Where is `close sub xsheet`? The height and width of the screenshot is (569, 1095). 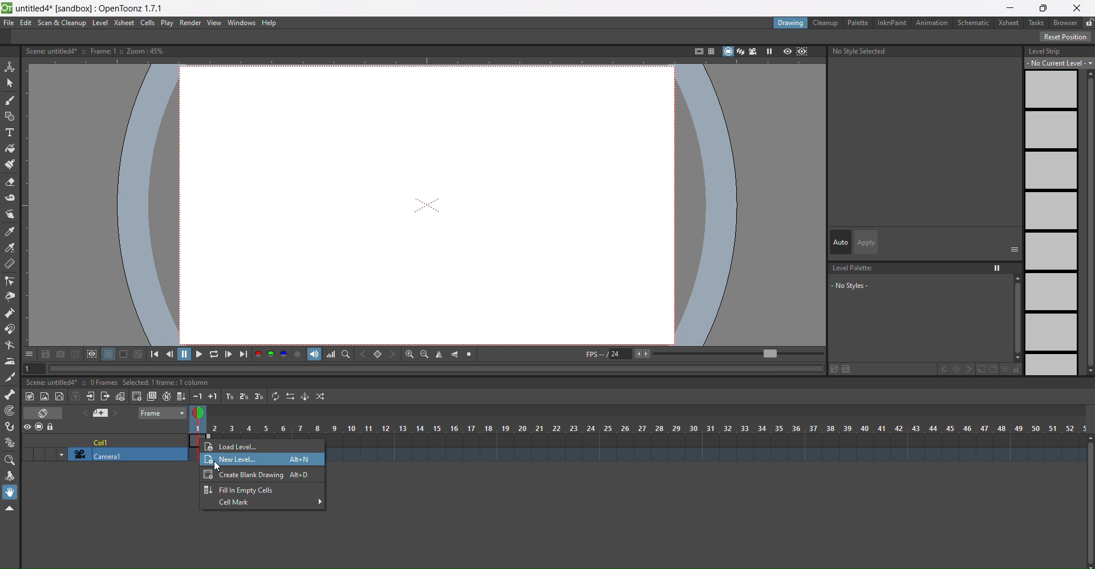 close sub xsheet is located at coordinates (105, 396).